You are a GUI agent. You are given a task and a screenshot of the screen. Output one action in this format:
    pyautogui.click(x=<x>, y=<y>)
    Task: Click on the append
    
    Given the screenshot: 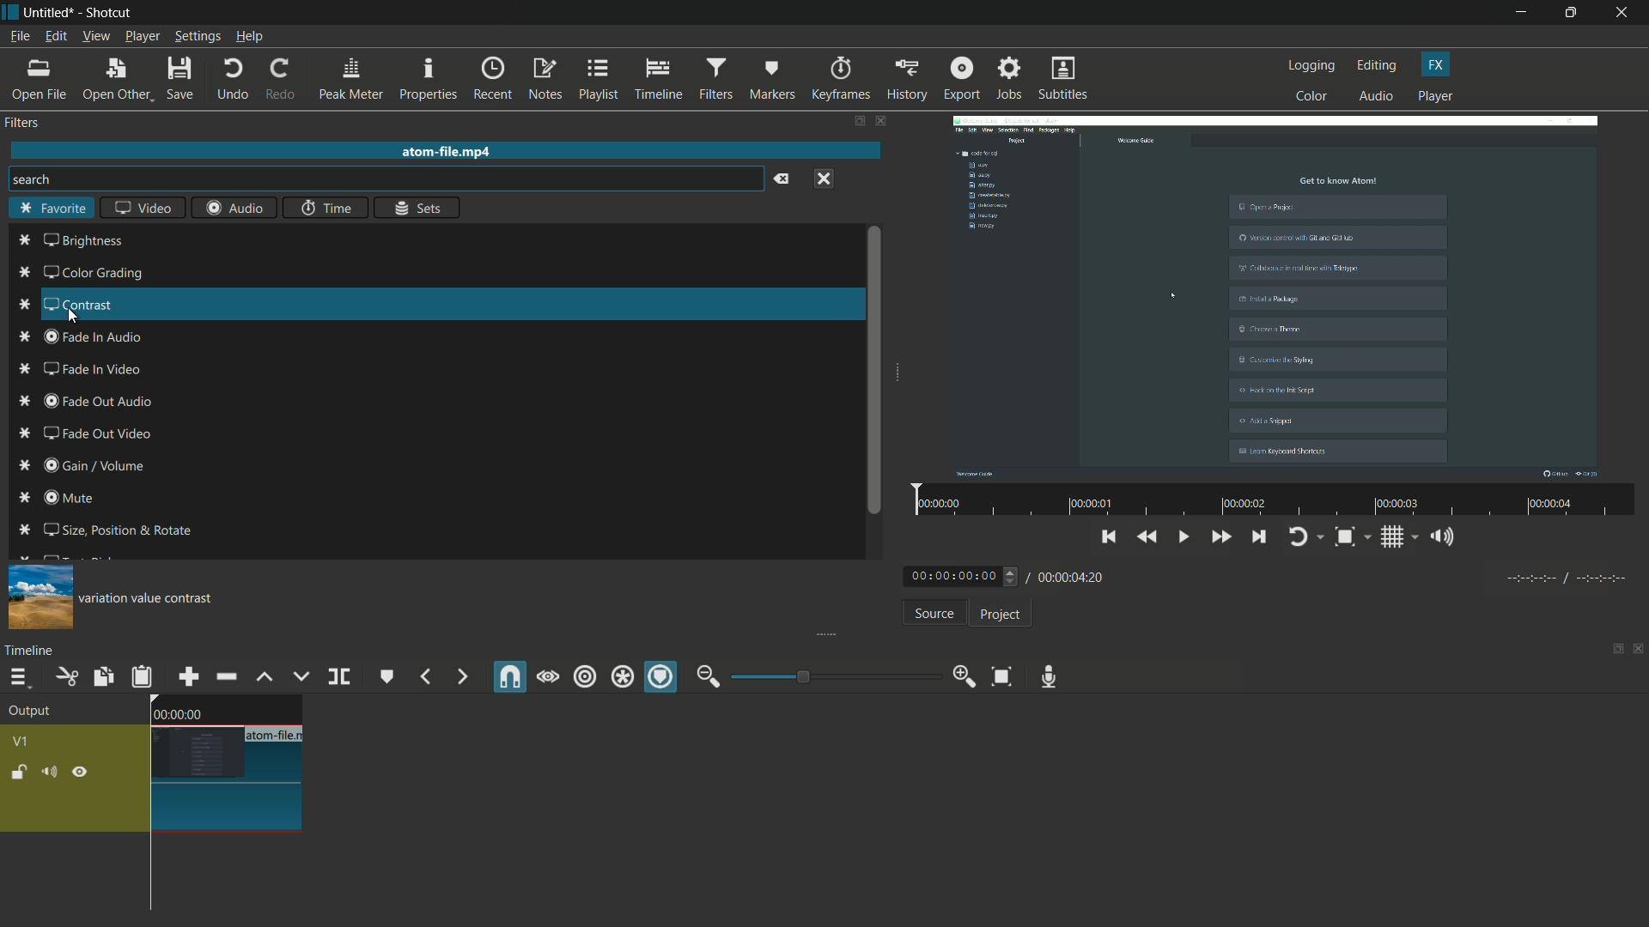 What is the action you would take?
    pyautogui.click(x=186, y=676)
    